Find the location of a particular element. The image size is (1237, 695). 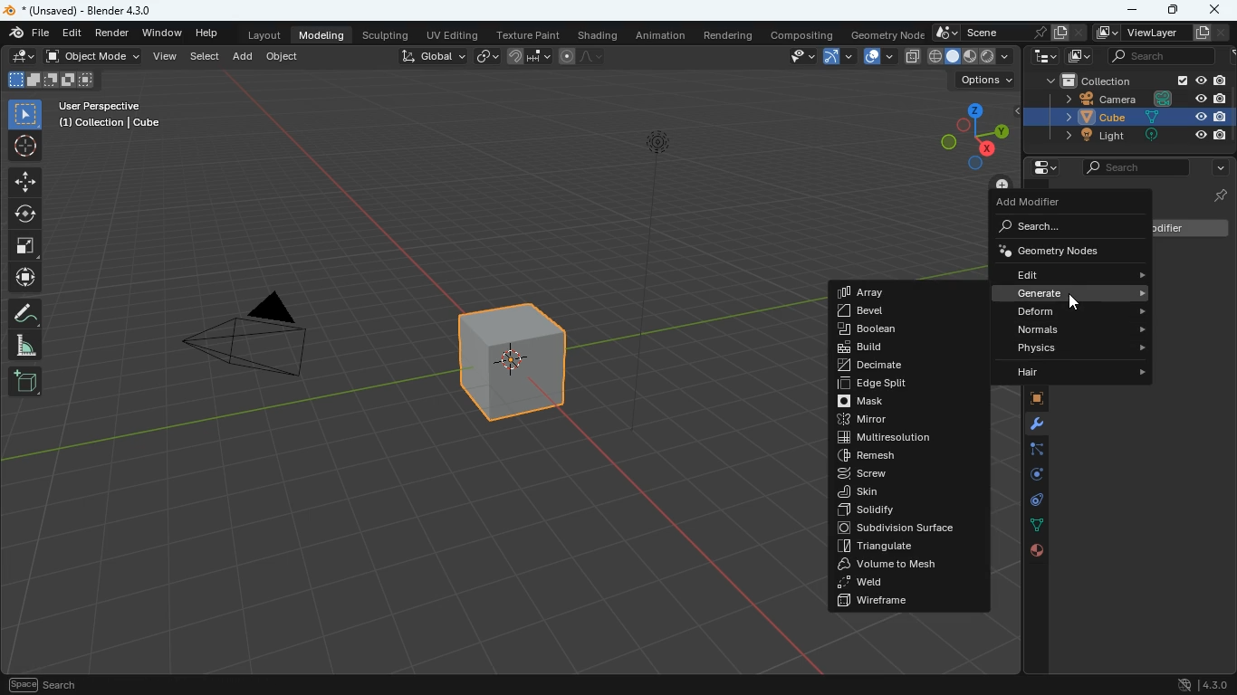

blender is located at coordinates (82, 11).